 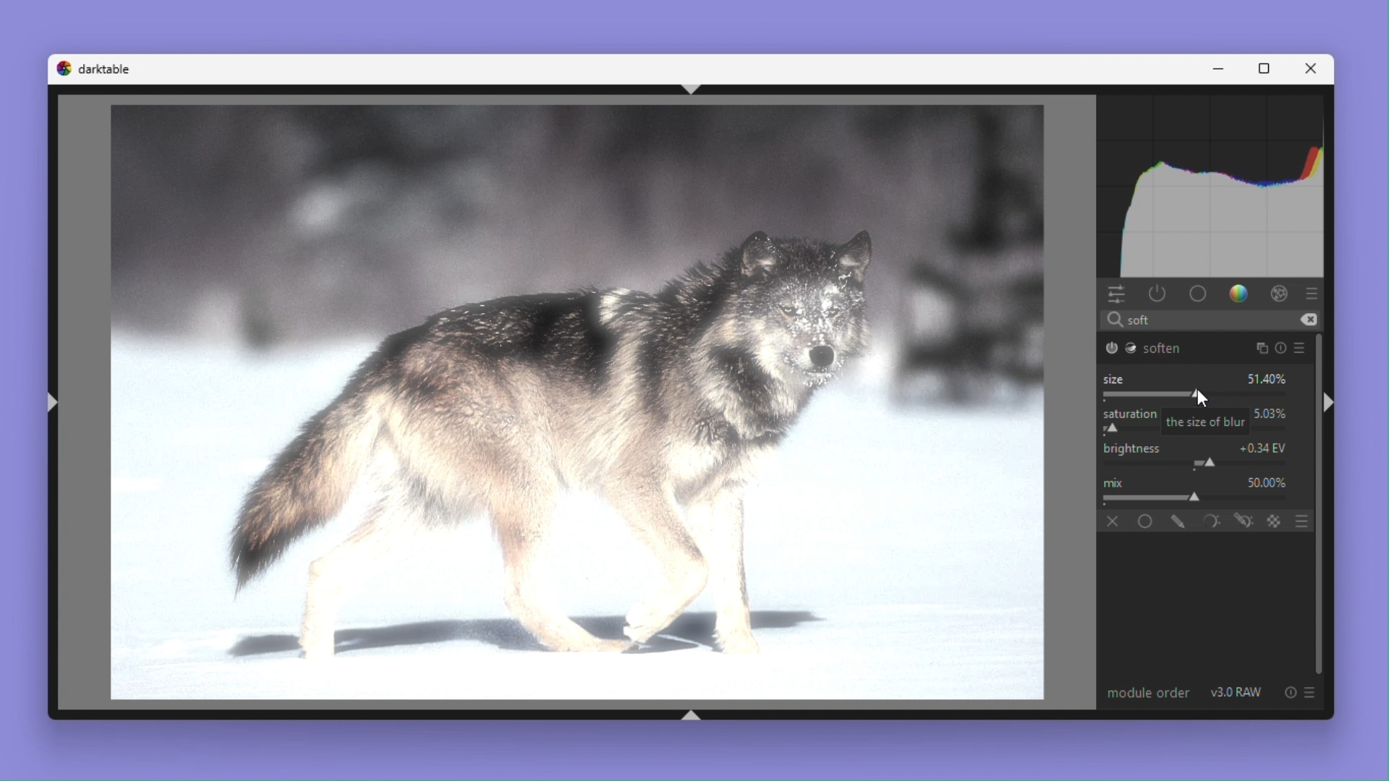 I want to click on Minimise, so click(x=1223, y=69).